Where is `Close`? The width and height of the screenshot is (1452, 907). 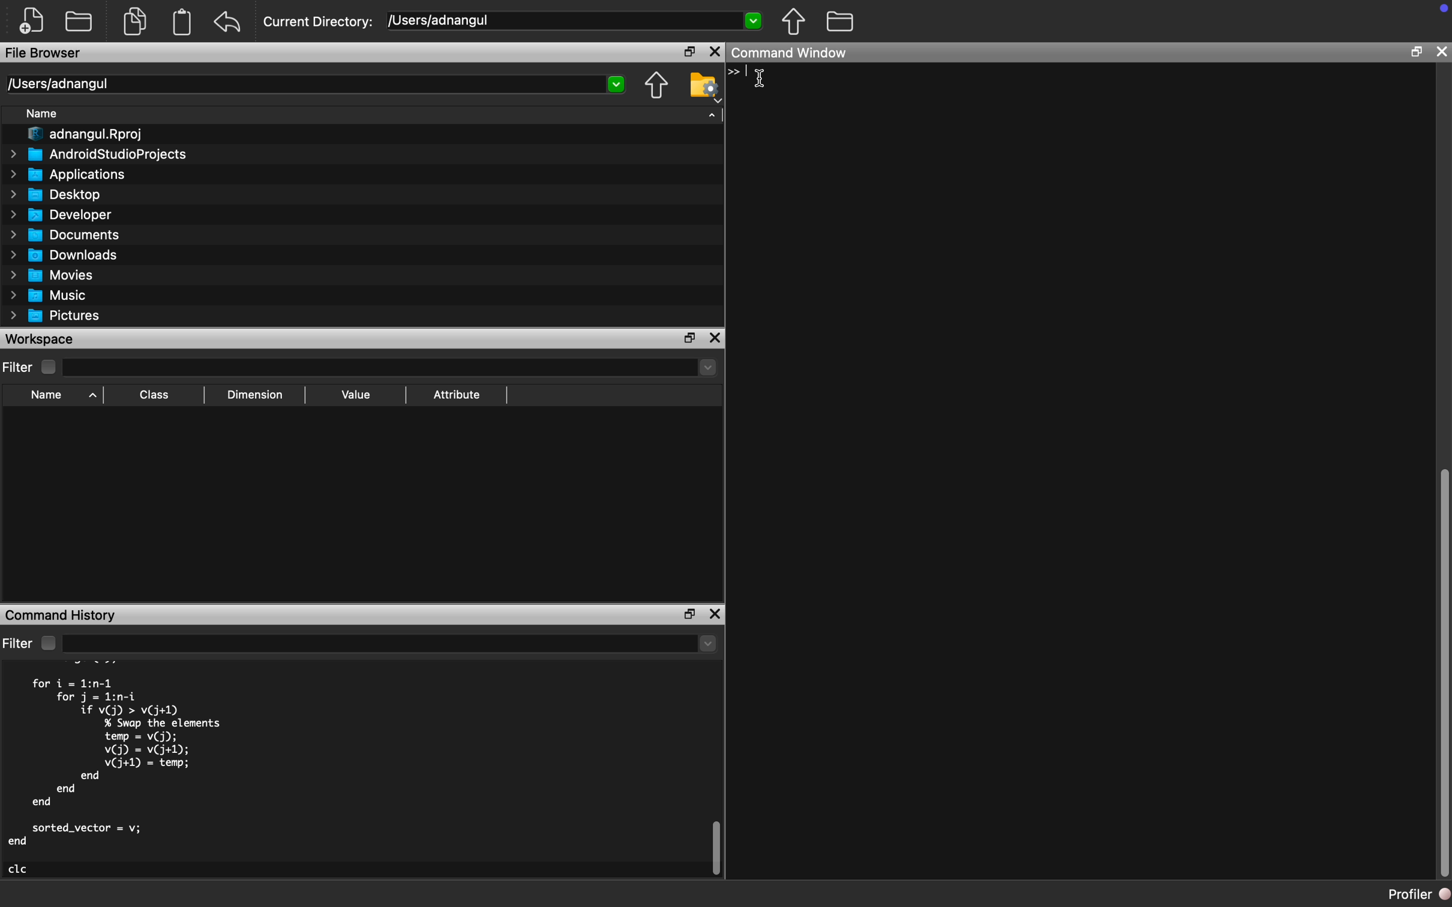 Close is located at coordinates (715, 614).